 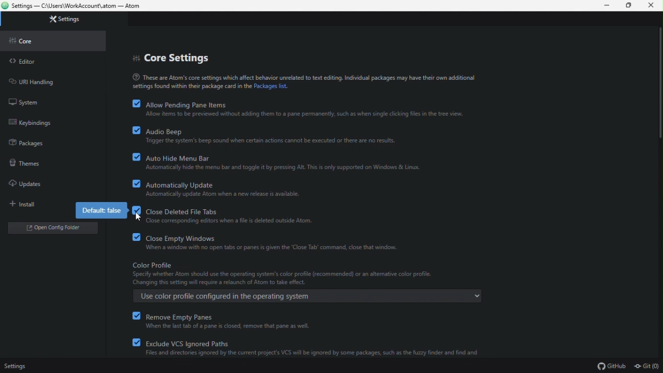 I want to click on checkbox, so click(x=135, y=185).